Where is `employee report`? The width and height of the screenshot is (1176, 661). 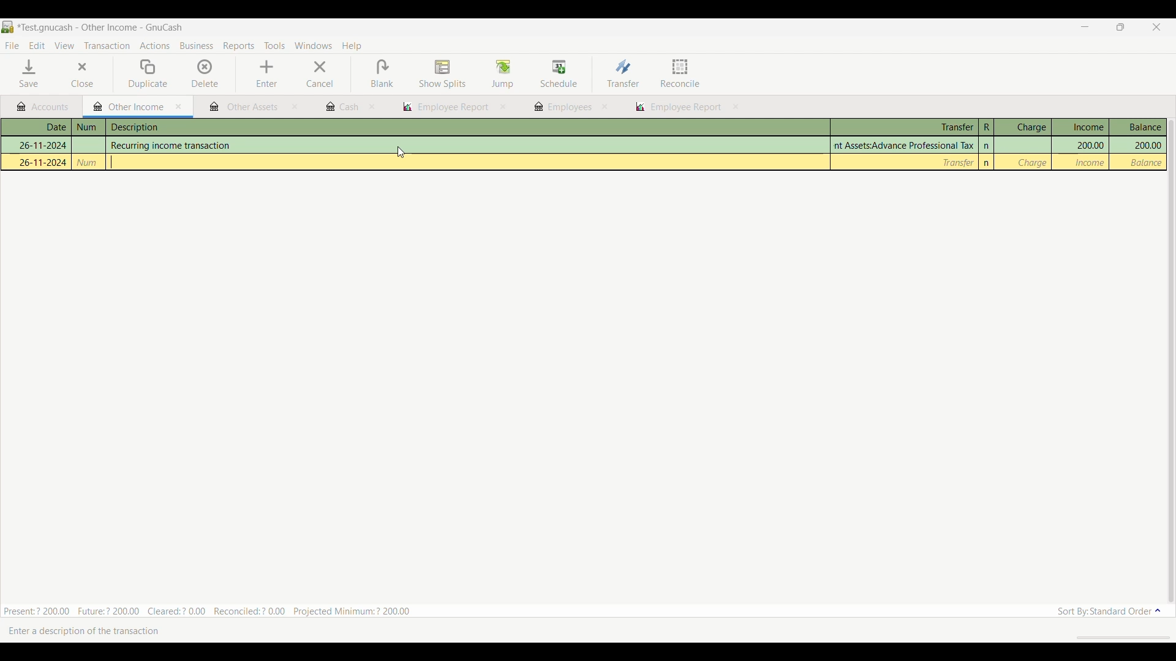
employee report is located at coordinates (445, 107).